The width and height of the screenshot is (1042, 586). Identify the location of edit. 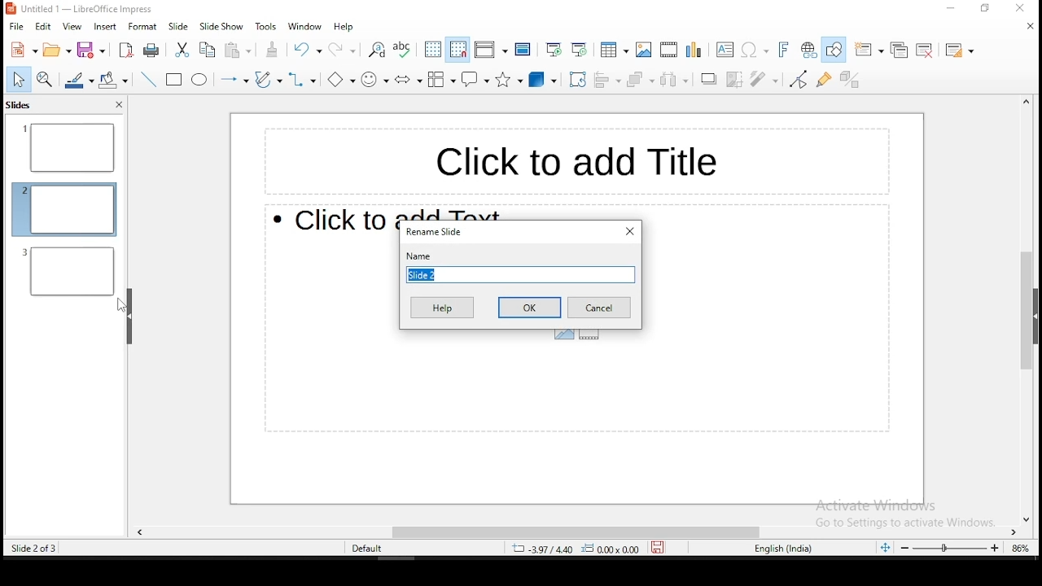
(43, 28).